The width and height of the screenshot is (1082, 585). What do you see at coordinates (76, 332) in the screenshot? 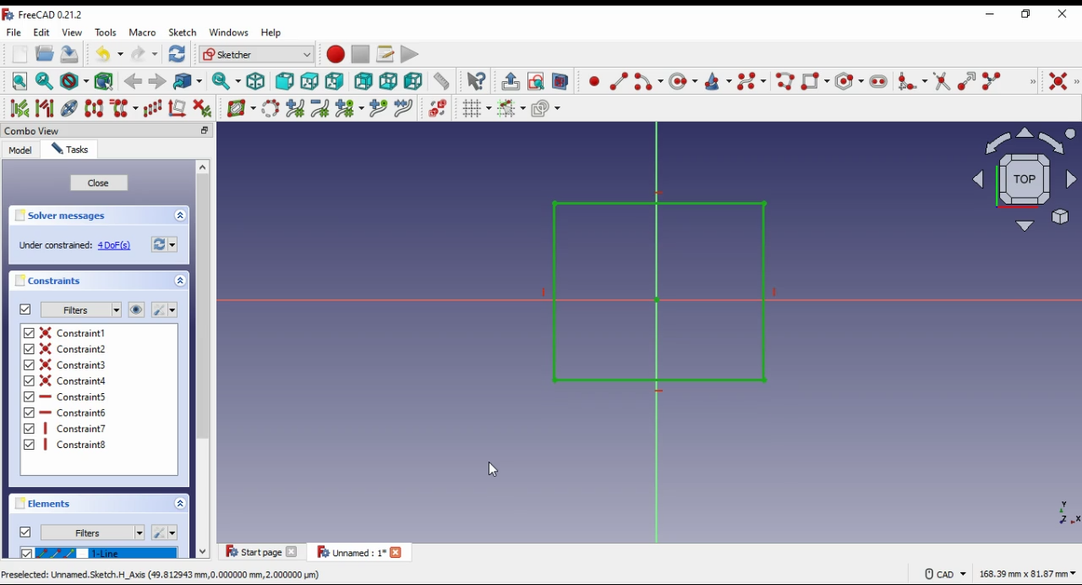
I see `on/off constraint 1` at bounding box center [76, 332].